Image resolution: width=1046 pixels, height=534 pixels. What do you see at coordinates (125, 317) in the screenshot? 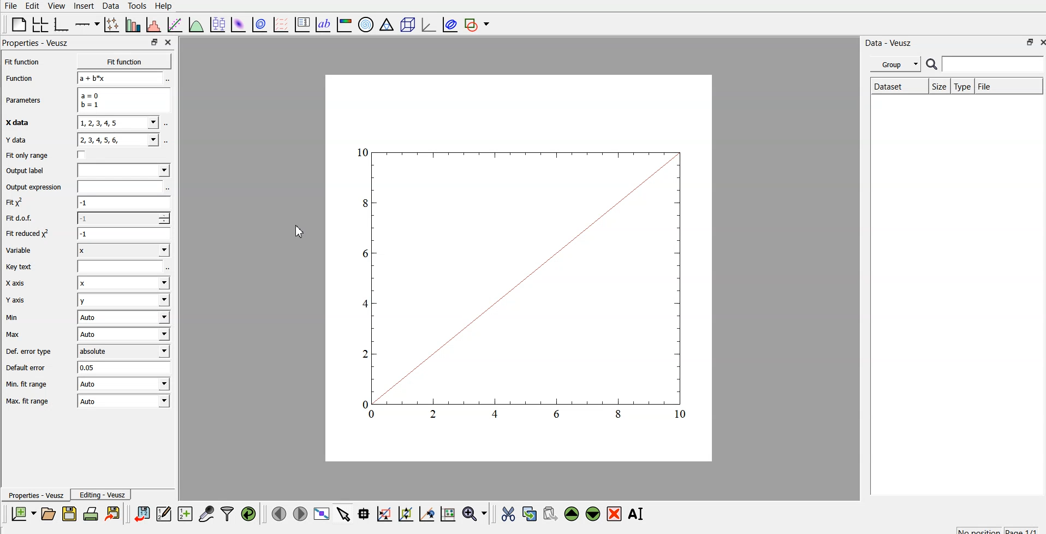
I see `| Auto` at bounding box center [125, 317].